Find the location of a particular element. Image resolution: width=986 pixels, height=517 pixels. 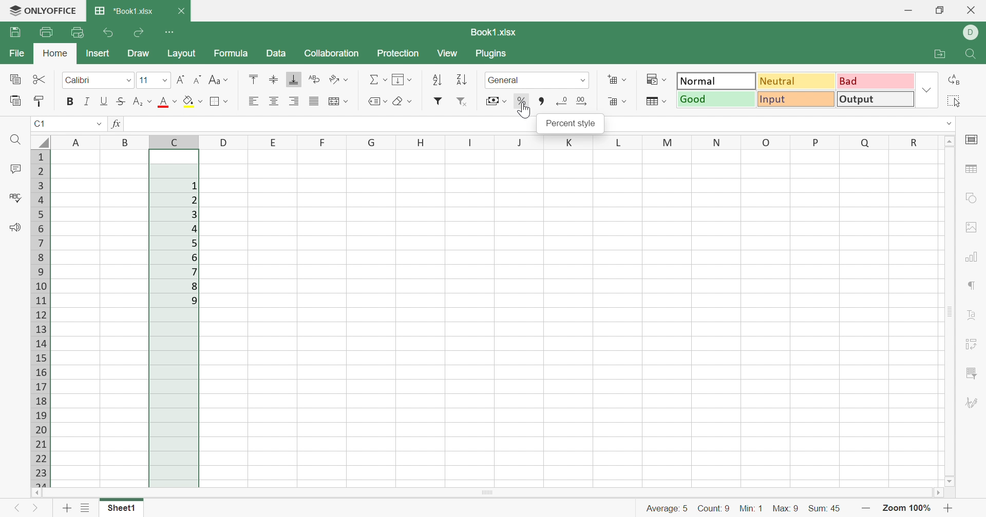

Selected column is located at coordinates (175, 318).